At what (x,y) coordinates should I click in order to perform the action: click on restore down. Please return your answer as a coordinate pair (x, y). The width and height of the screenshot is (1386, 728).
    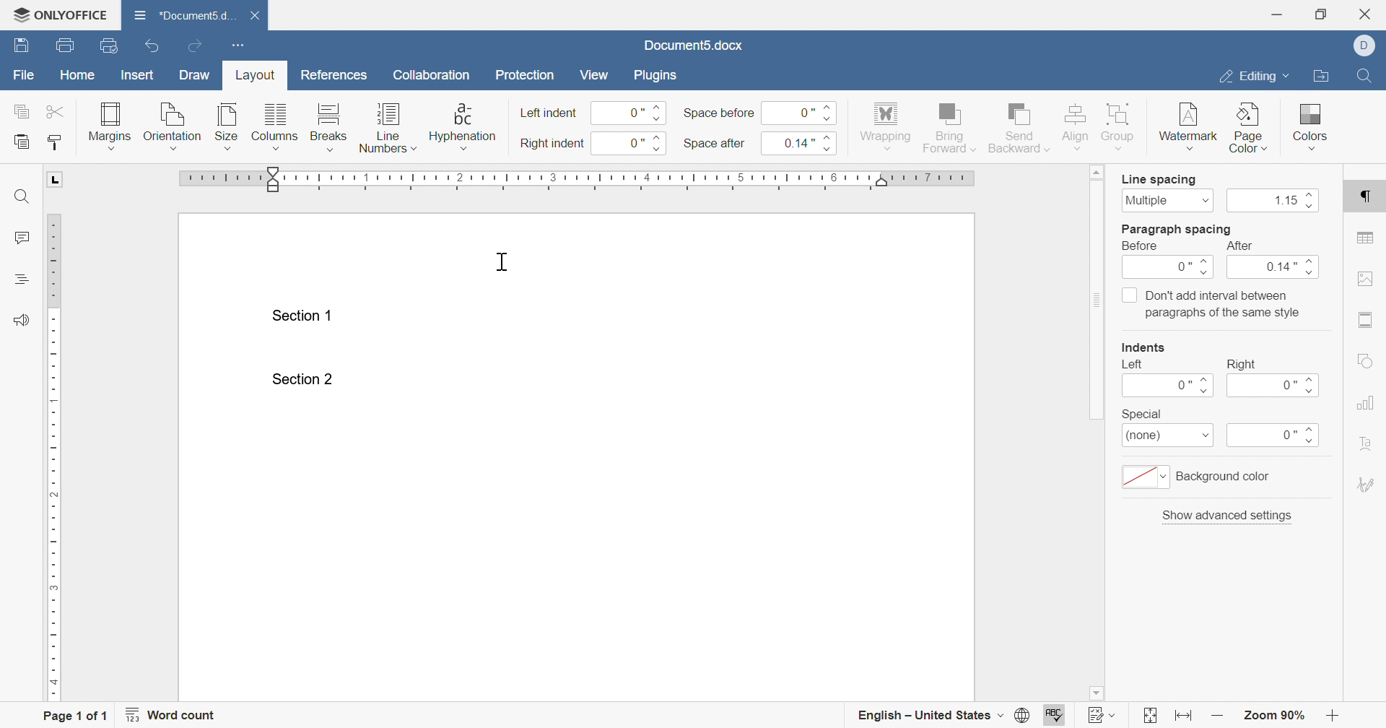
    Looking at the image, I should click on (1321, 14).